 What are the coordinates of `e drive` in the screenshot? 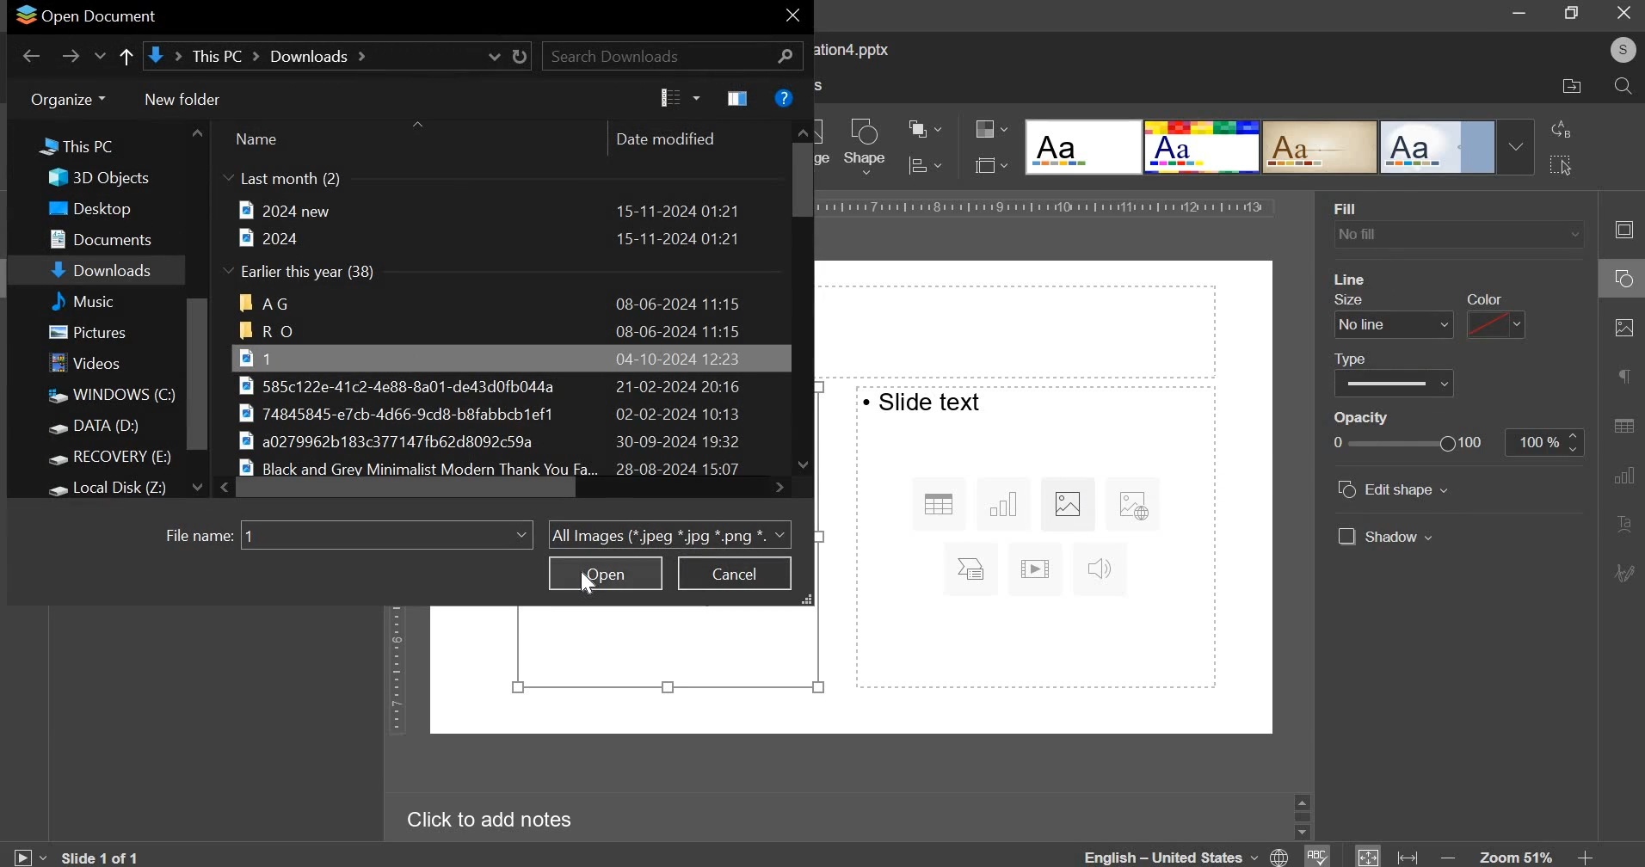 It's located at (114, 459).